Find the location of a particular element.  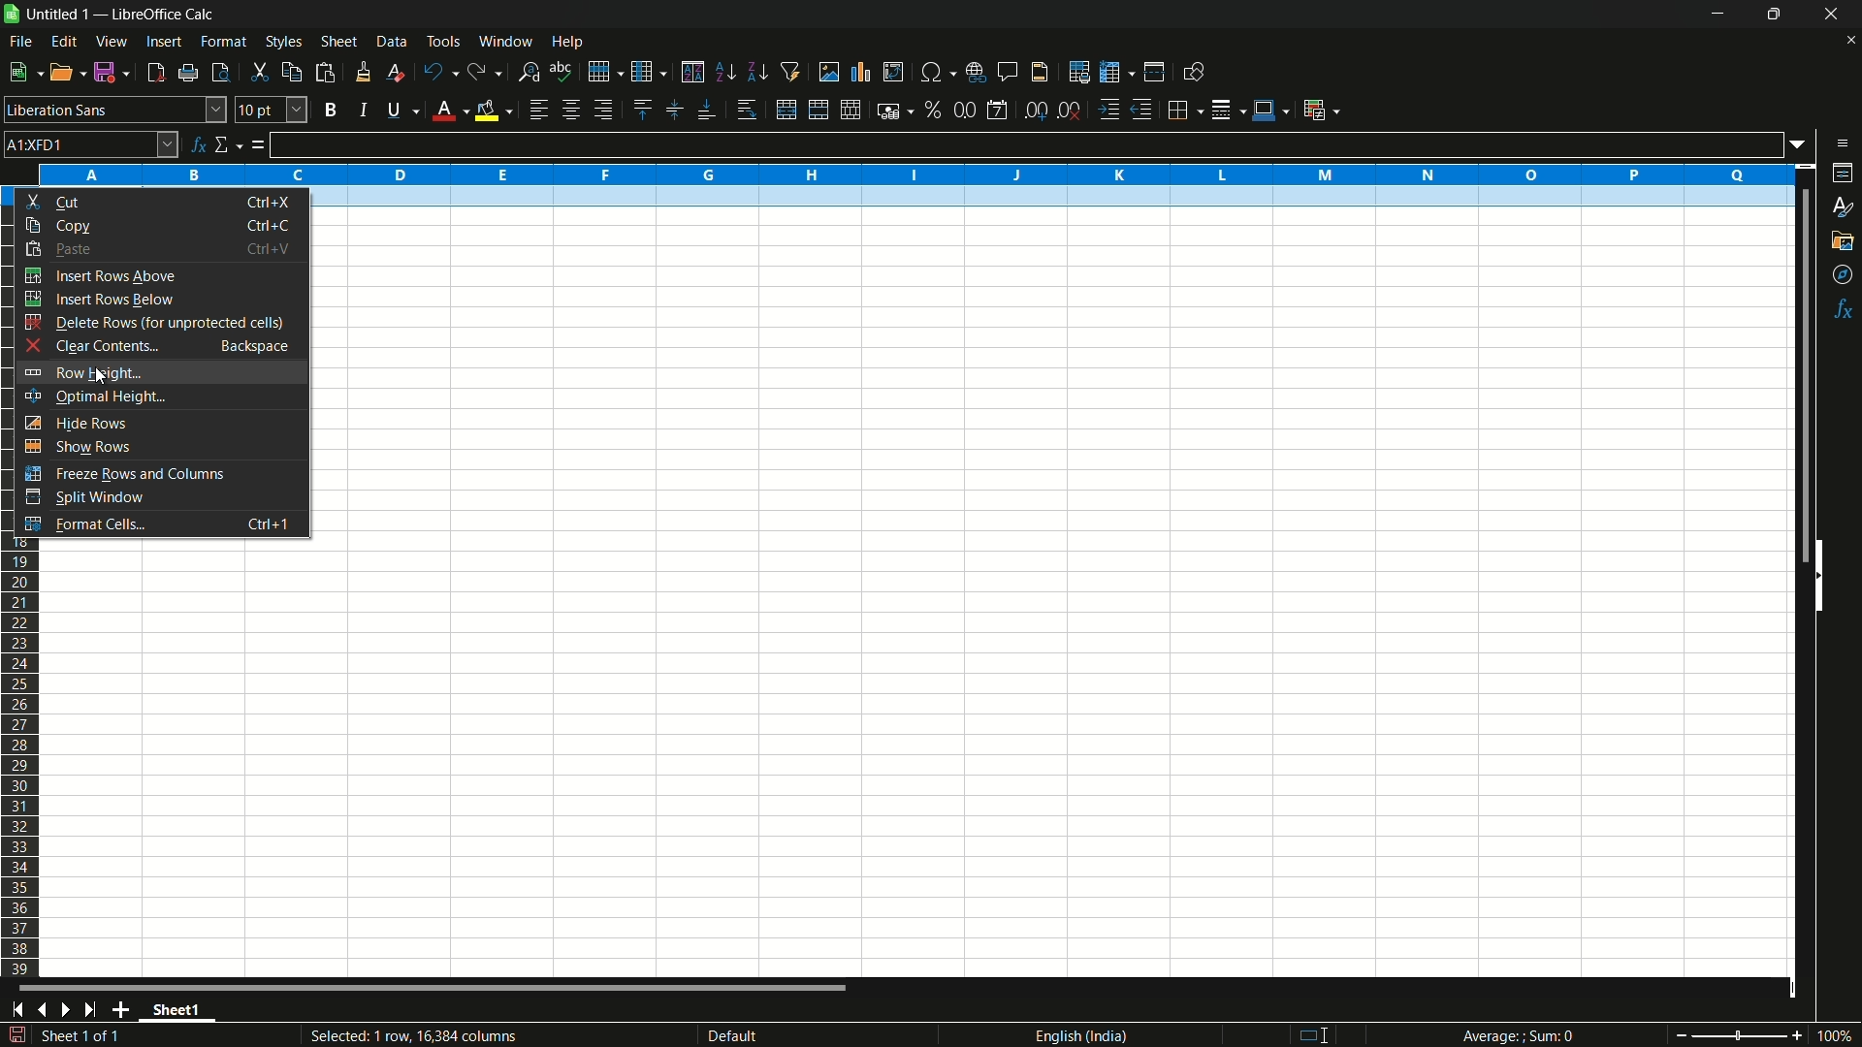

| Untitled 1 — LibreOffice Calc is located at coordinates (117, 13).